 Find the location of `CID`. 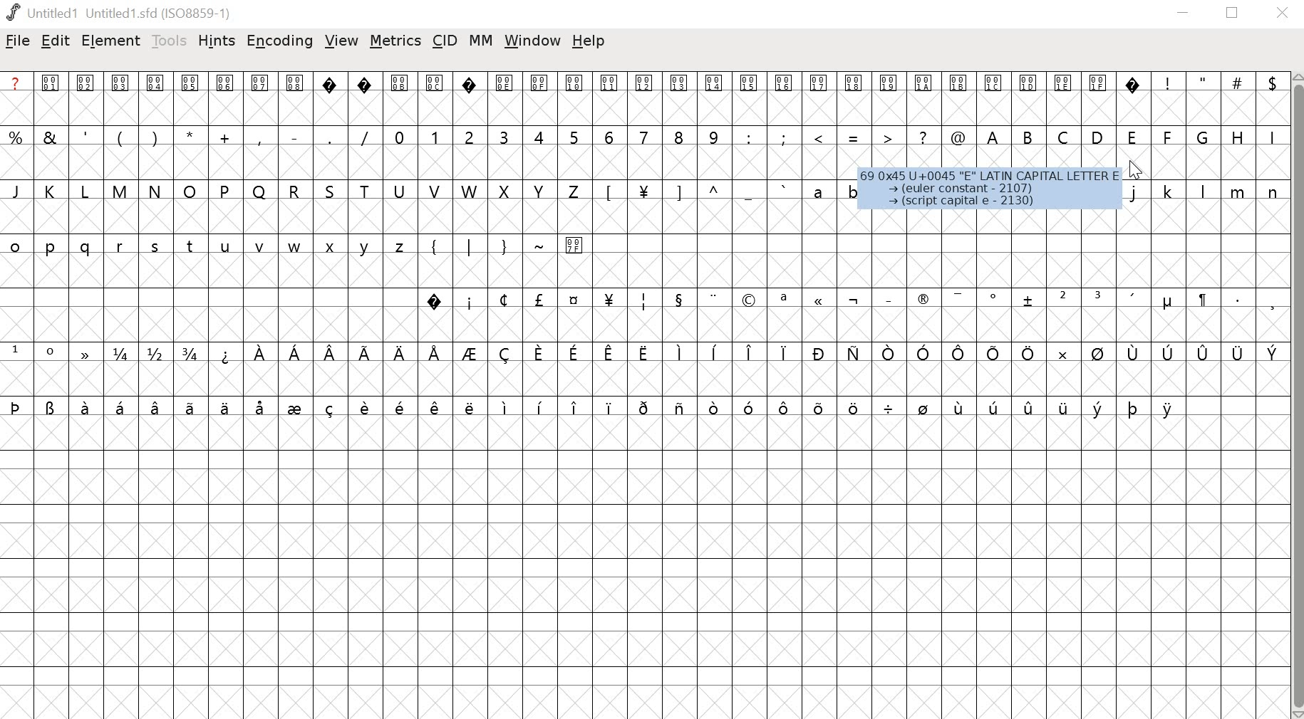

CID is located at coordinates (445, 42).